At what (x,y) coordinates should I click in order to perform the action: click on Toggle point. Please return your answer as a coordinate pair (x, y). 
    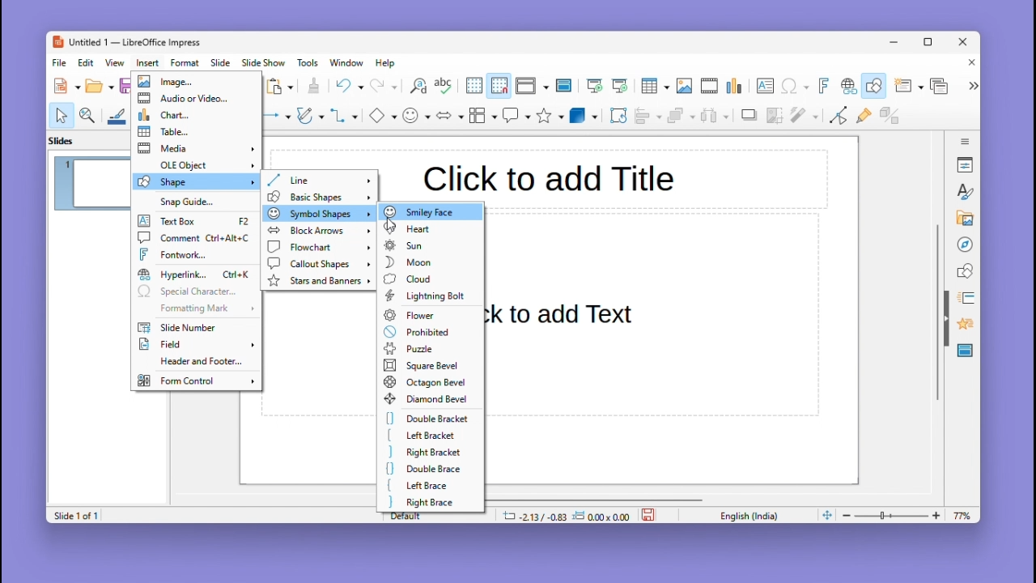
    Looking at the image, I should click on (836, 118).